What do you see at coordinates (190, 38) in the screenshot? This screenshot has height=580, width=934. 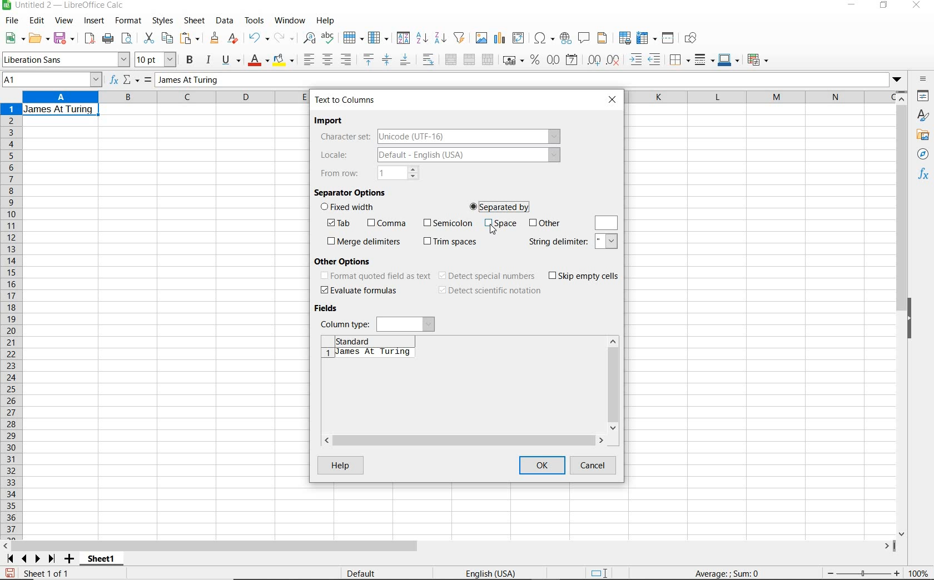 I see `paste` at bounding box center [190, 38].